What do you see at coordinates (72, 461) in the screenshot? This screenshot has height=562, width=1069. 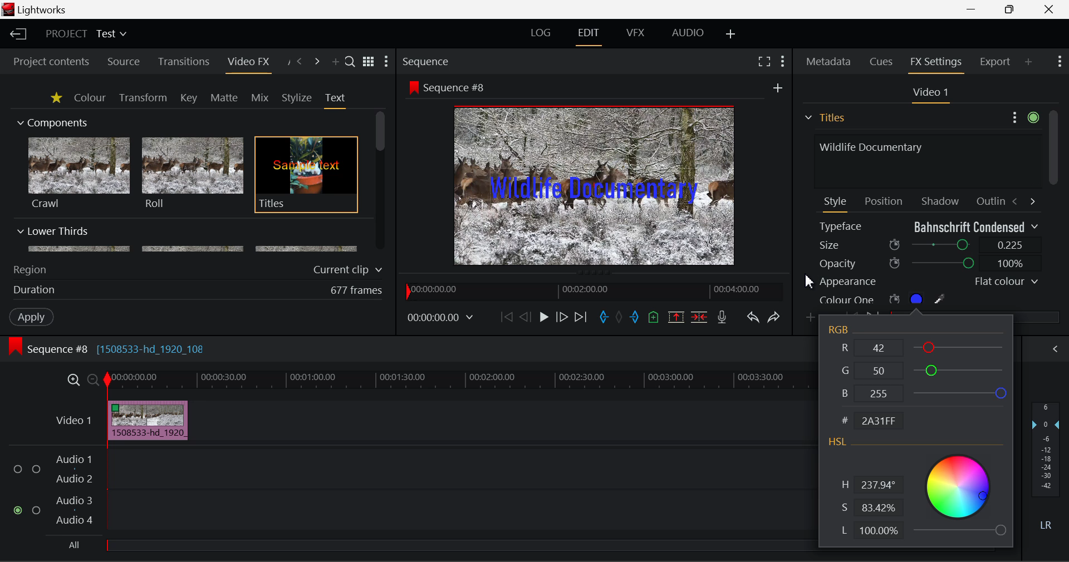 I see `Audio 1` at bounding box center [72, 461].